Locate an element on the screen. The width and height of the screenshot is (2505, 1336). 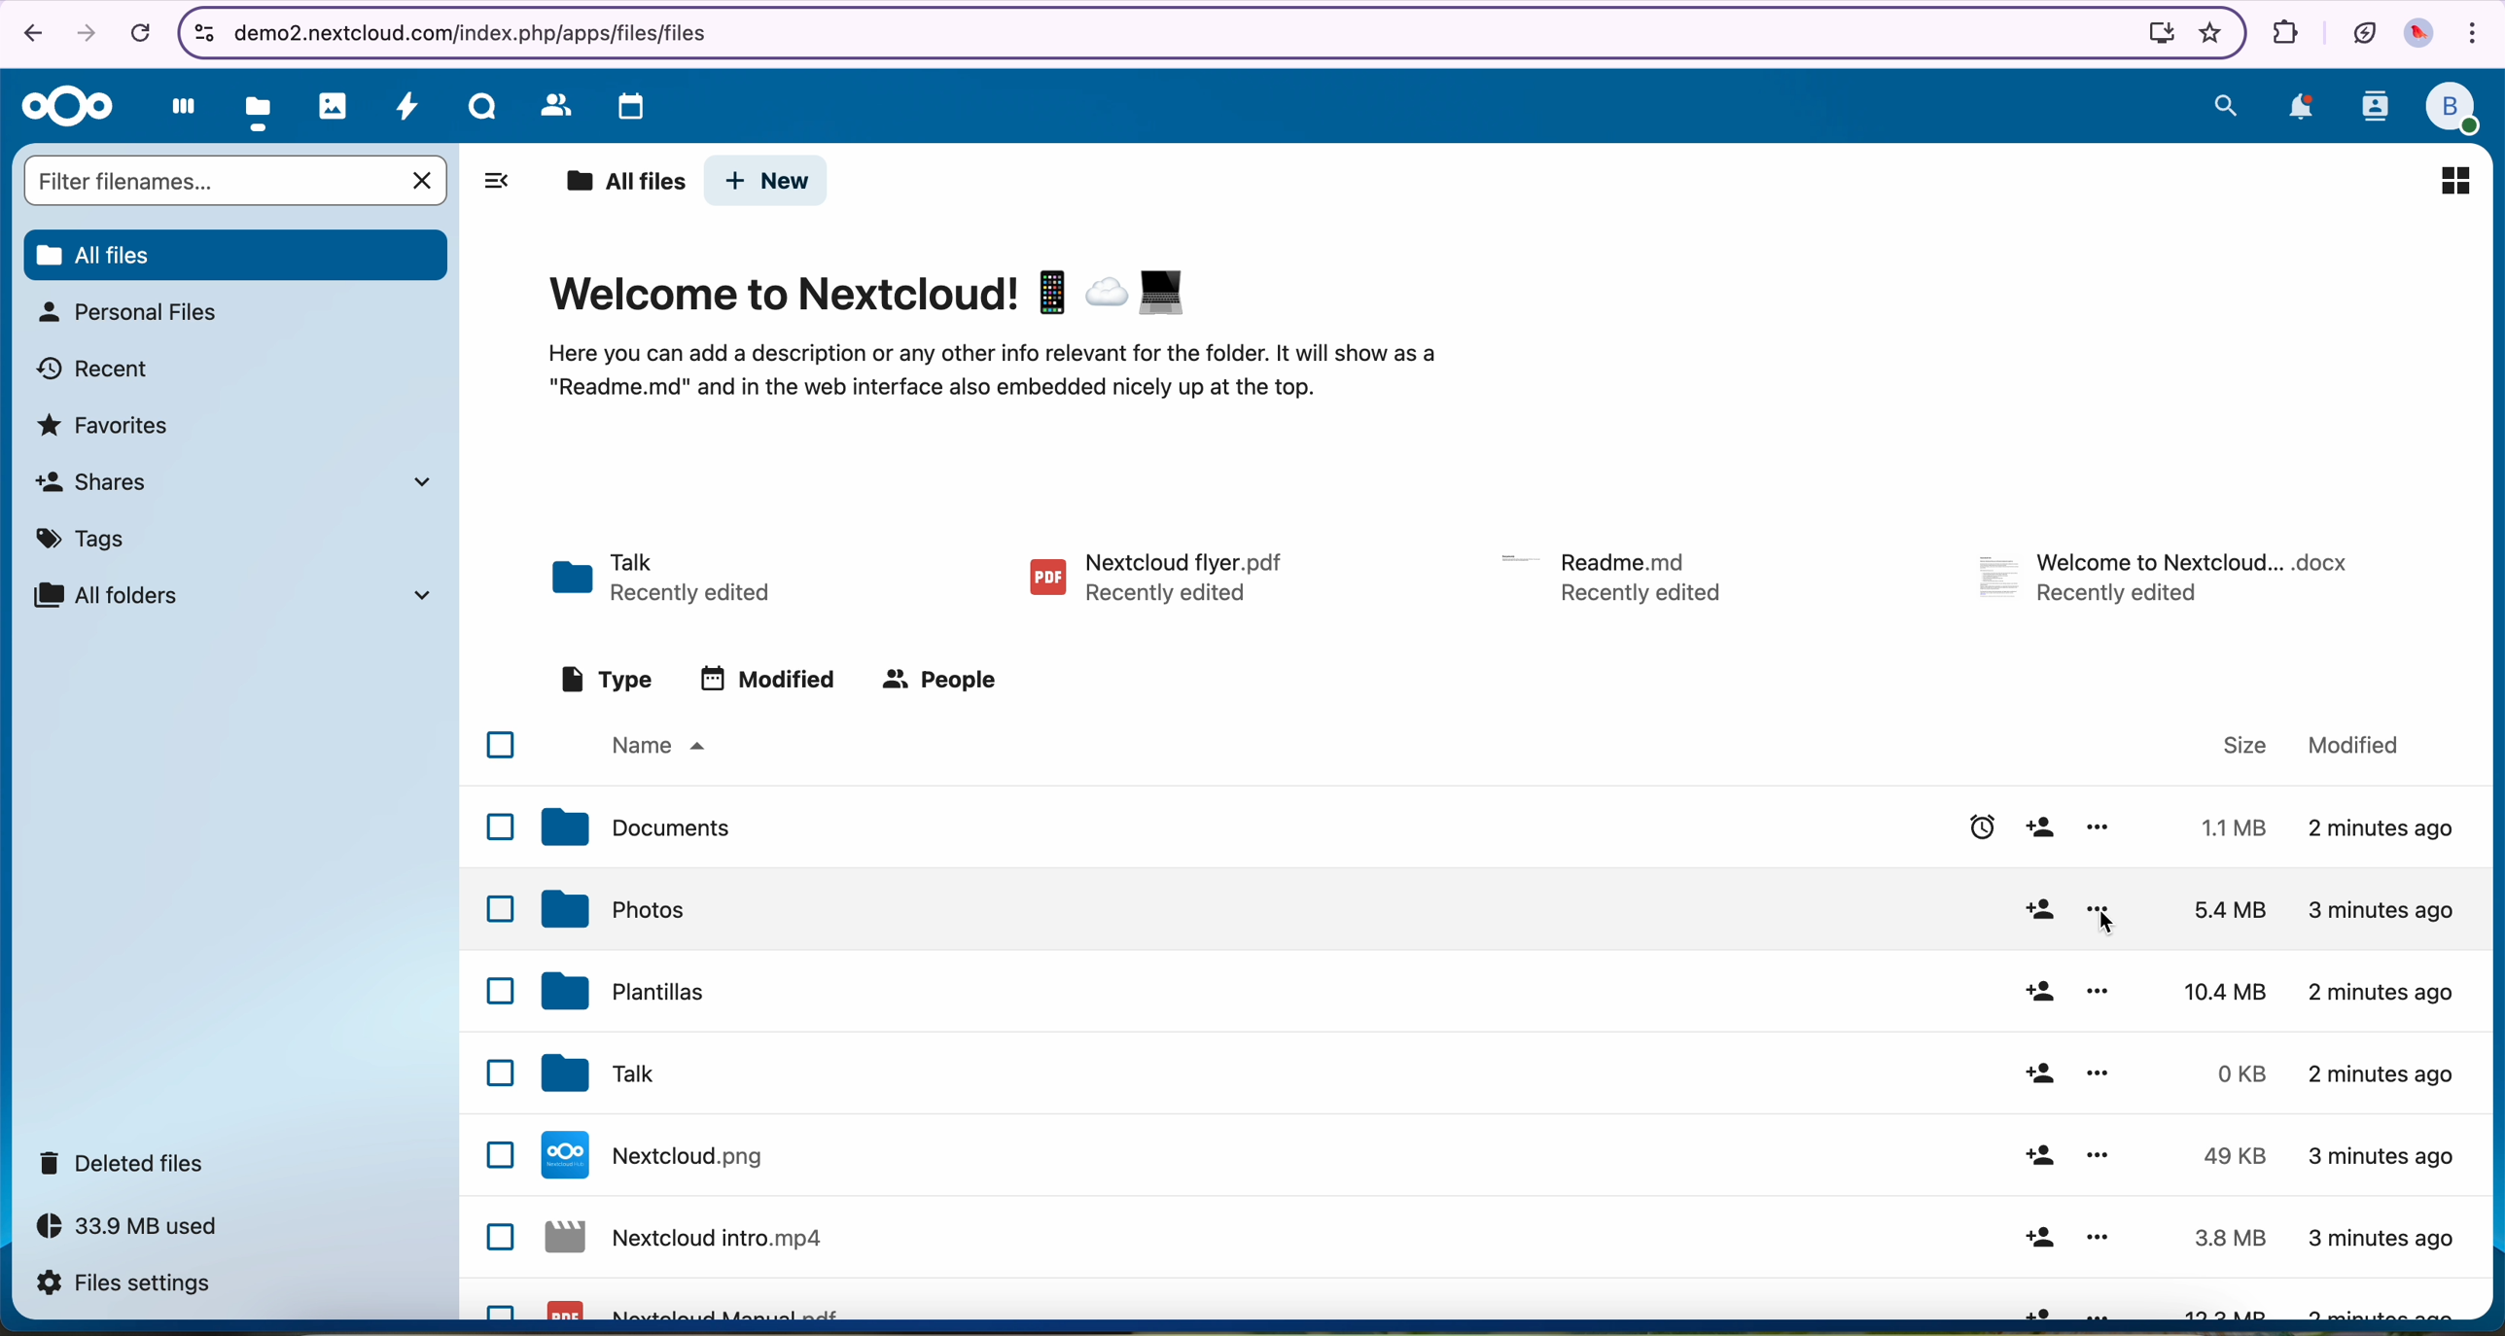
customize and control Google Chrome is located at coordinates (2475, 36).